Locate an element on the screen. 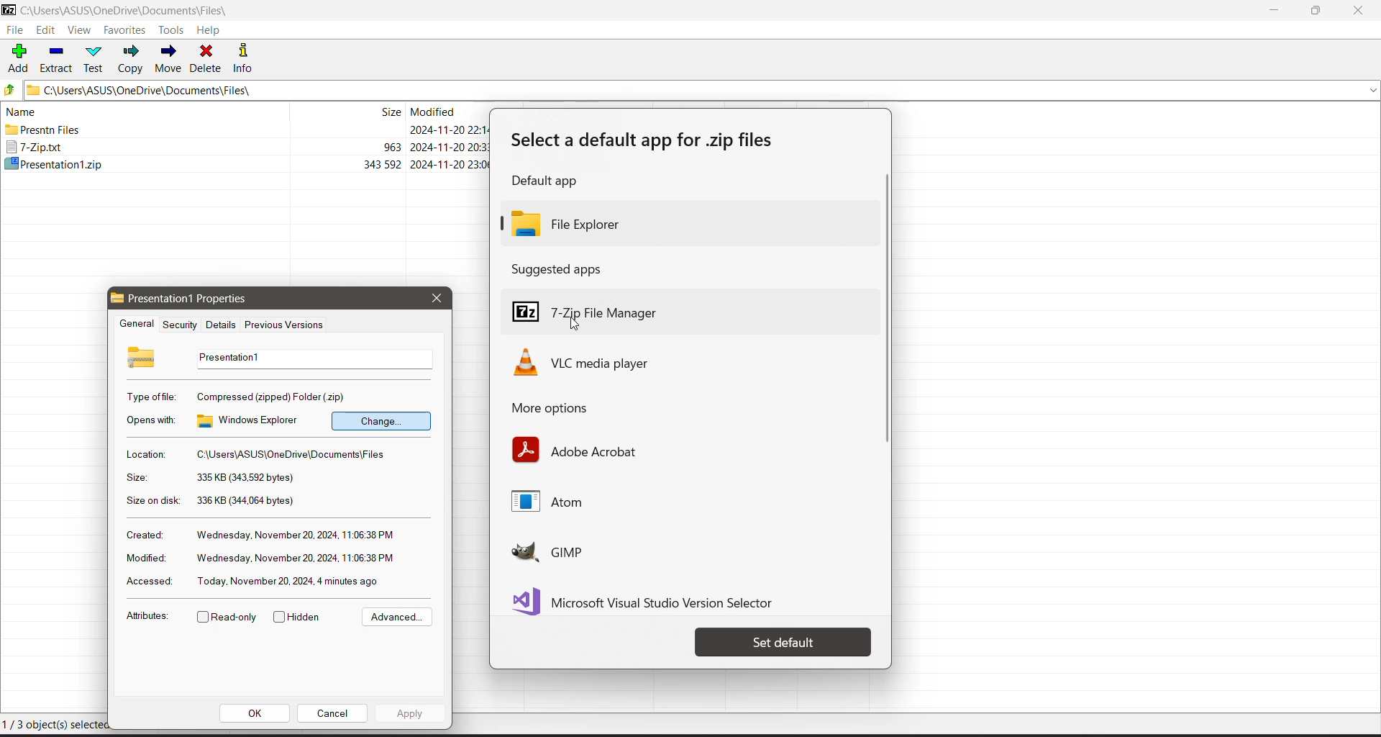  Details is located at coordinates (219, 325).